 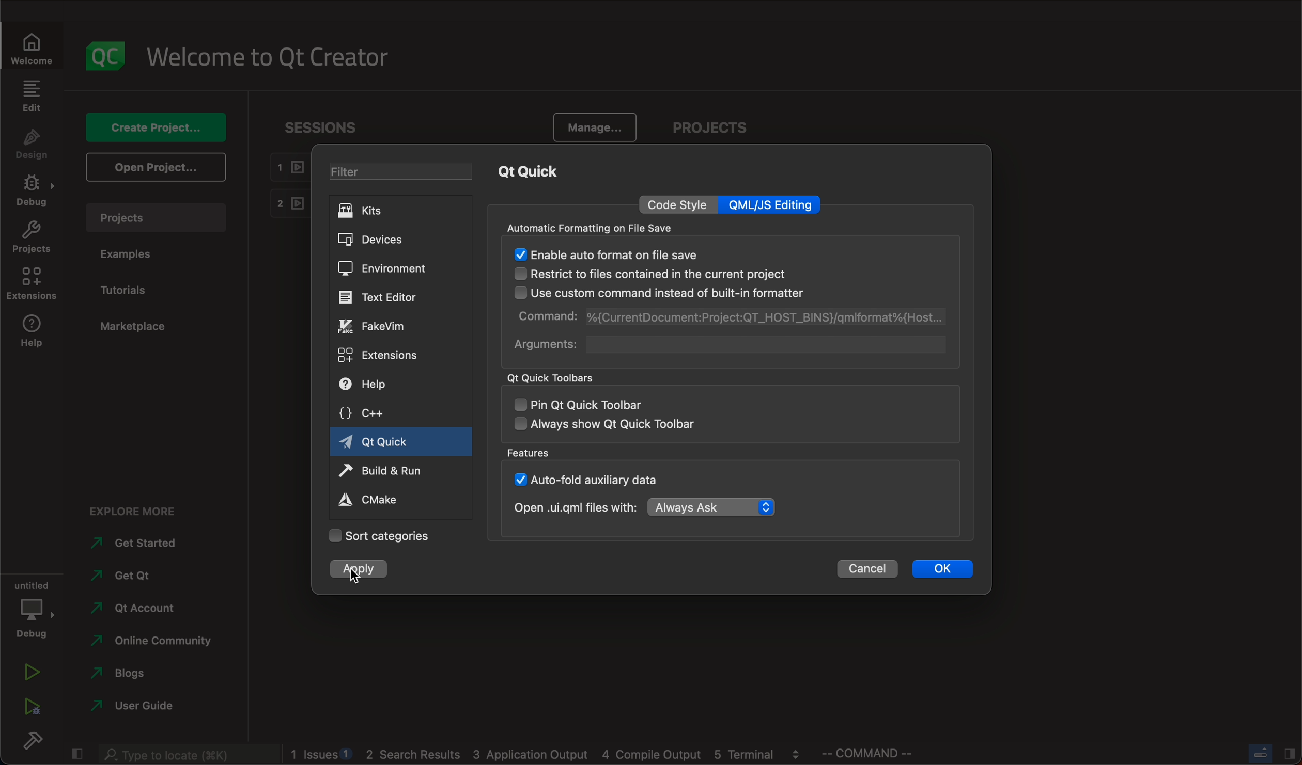 What do you see at coordinates (607, 424) in the screenshot?
I see `always show` at bounding box center [607, 424].